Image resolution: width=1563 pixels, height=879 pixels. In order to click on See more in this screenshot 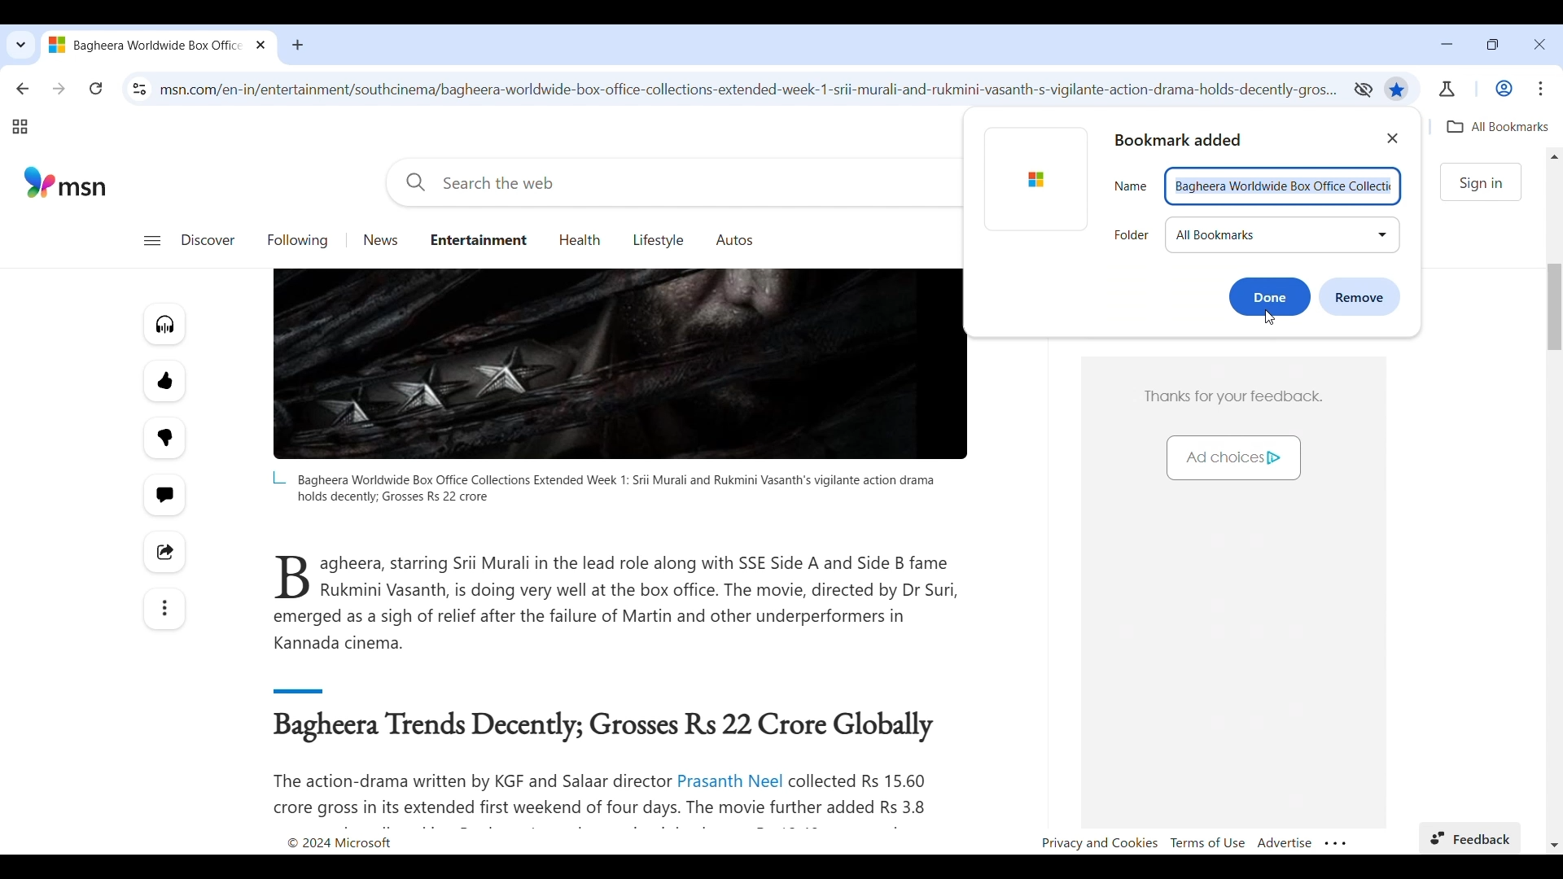, I will do `click(164, 609)`.